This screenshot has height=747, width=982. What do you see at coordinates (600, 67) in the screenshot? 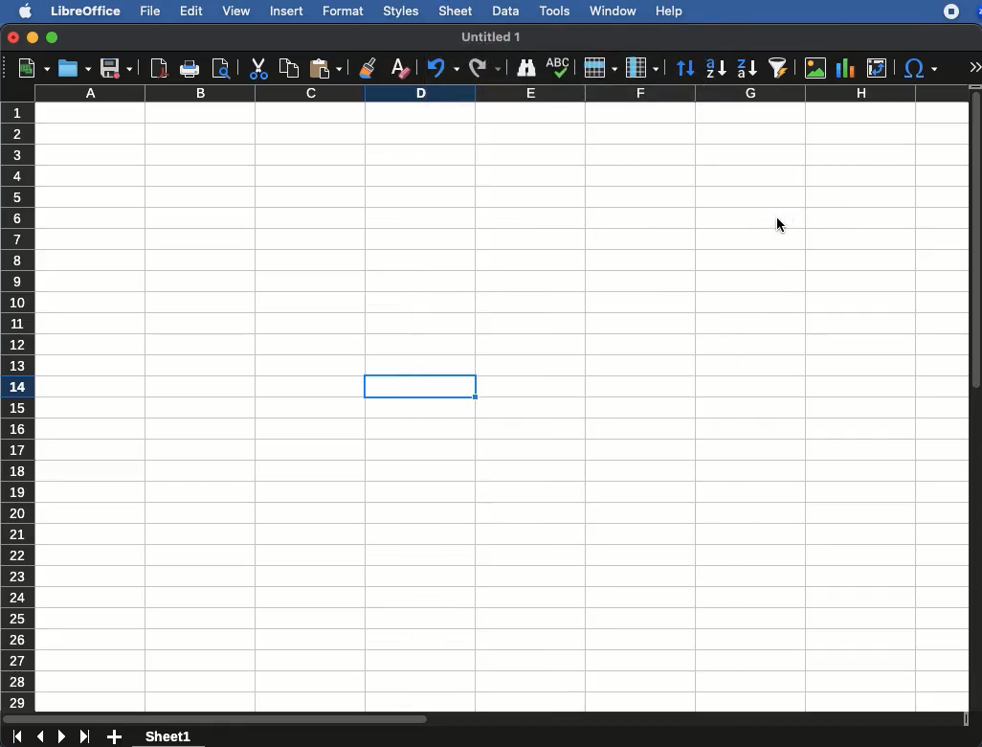
I see `row` at bounding box center [600, 67].